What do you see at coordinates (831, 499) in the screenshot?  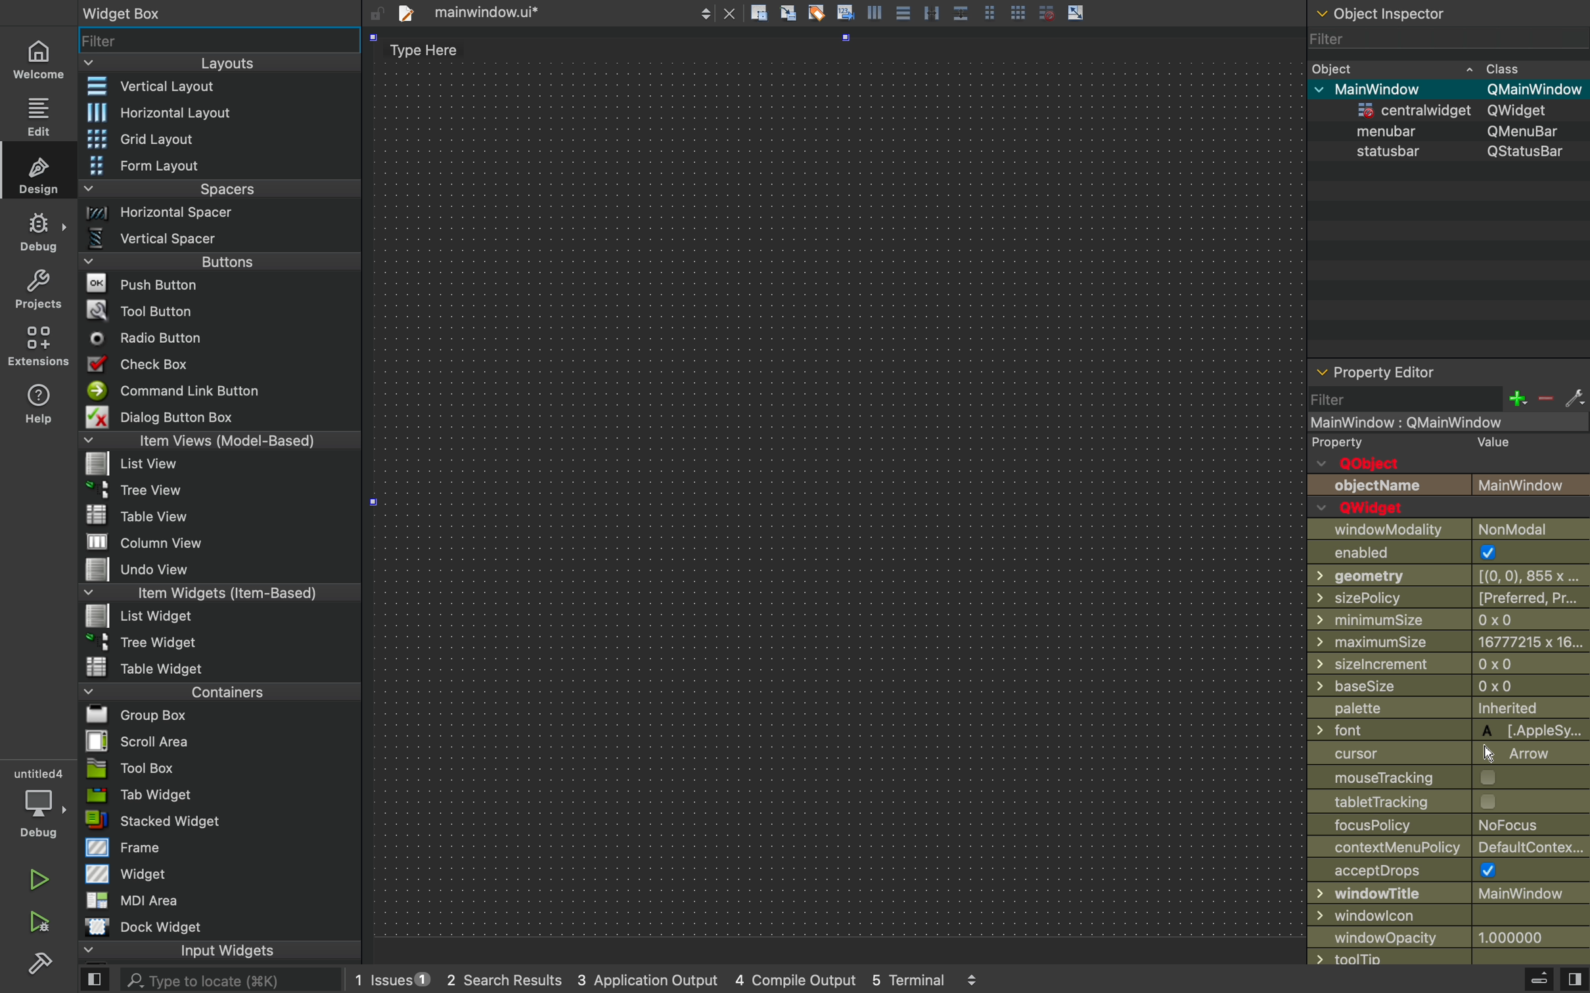 I see `design area` at bounding box center [831, 499].